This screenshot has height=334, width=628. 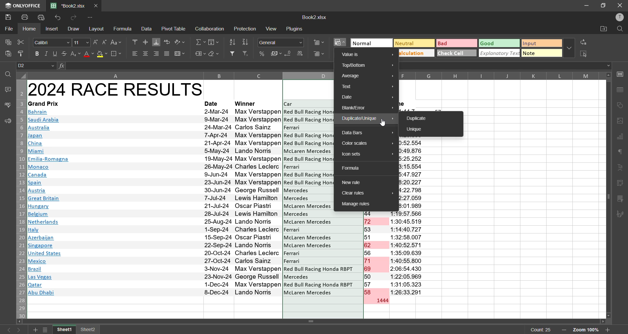 What do you see at coordinates (500, 75) in the screenshot?
I see `column names` at bounding box center [500, 75].